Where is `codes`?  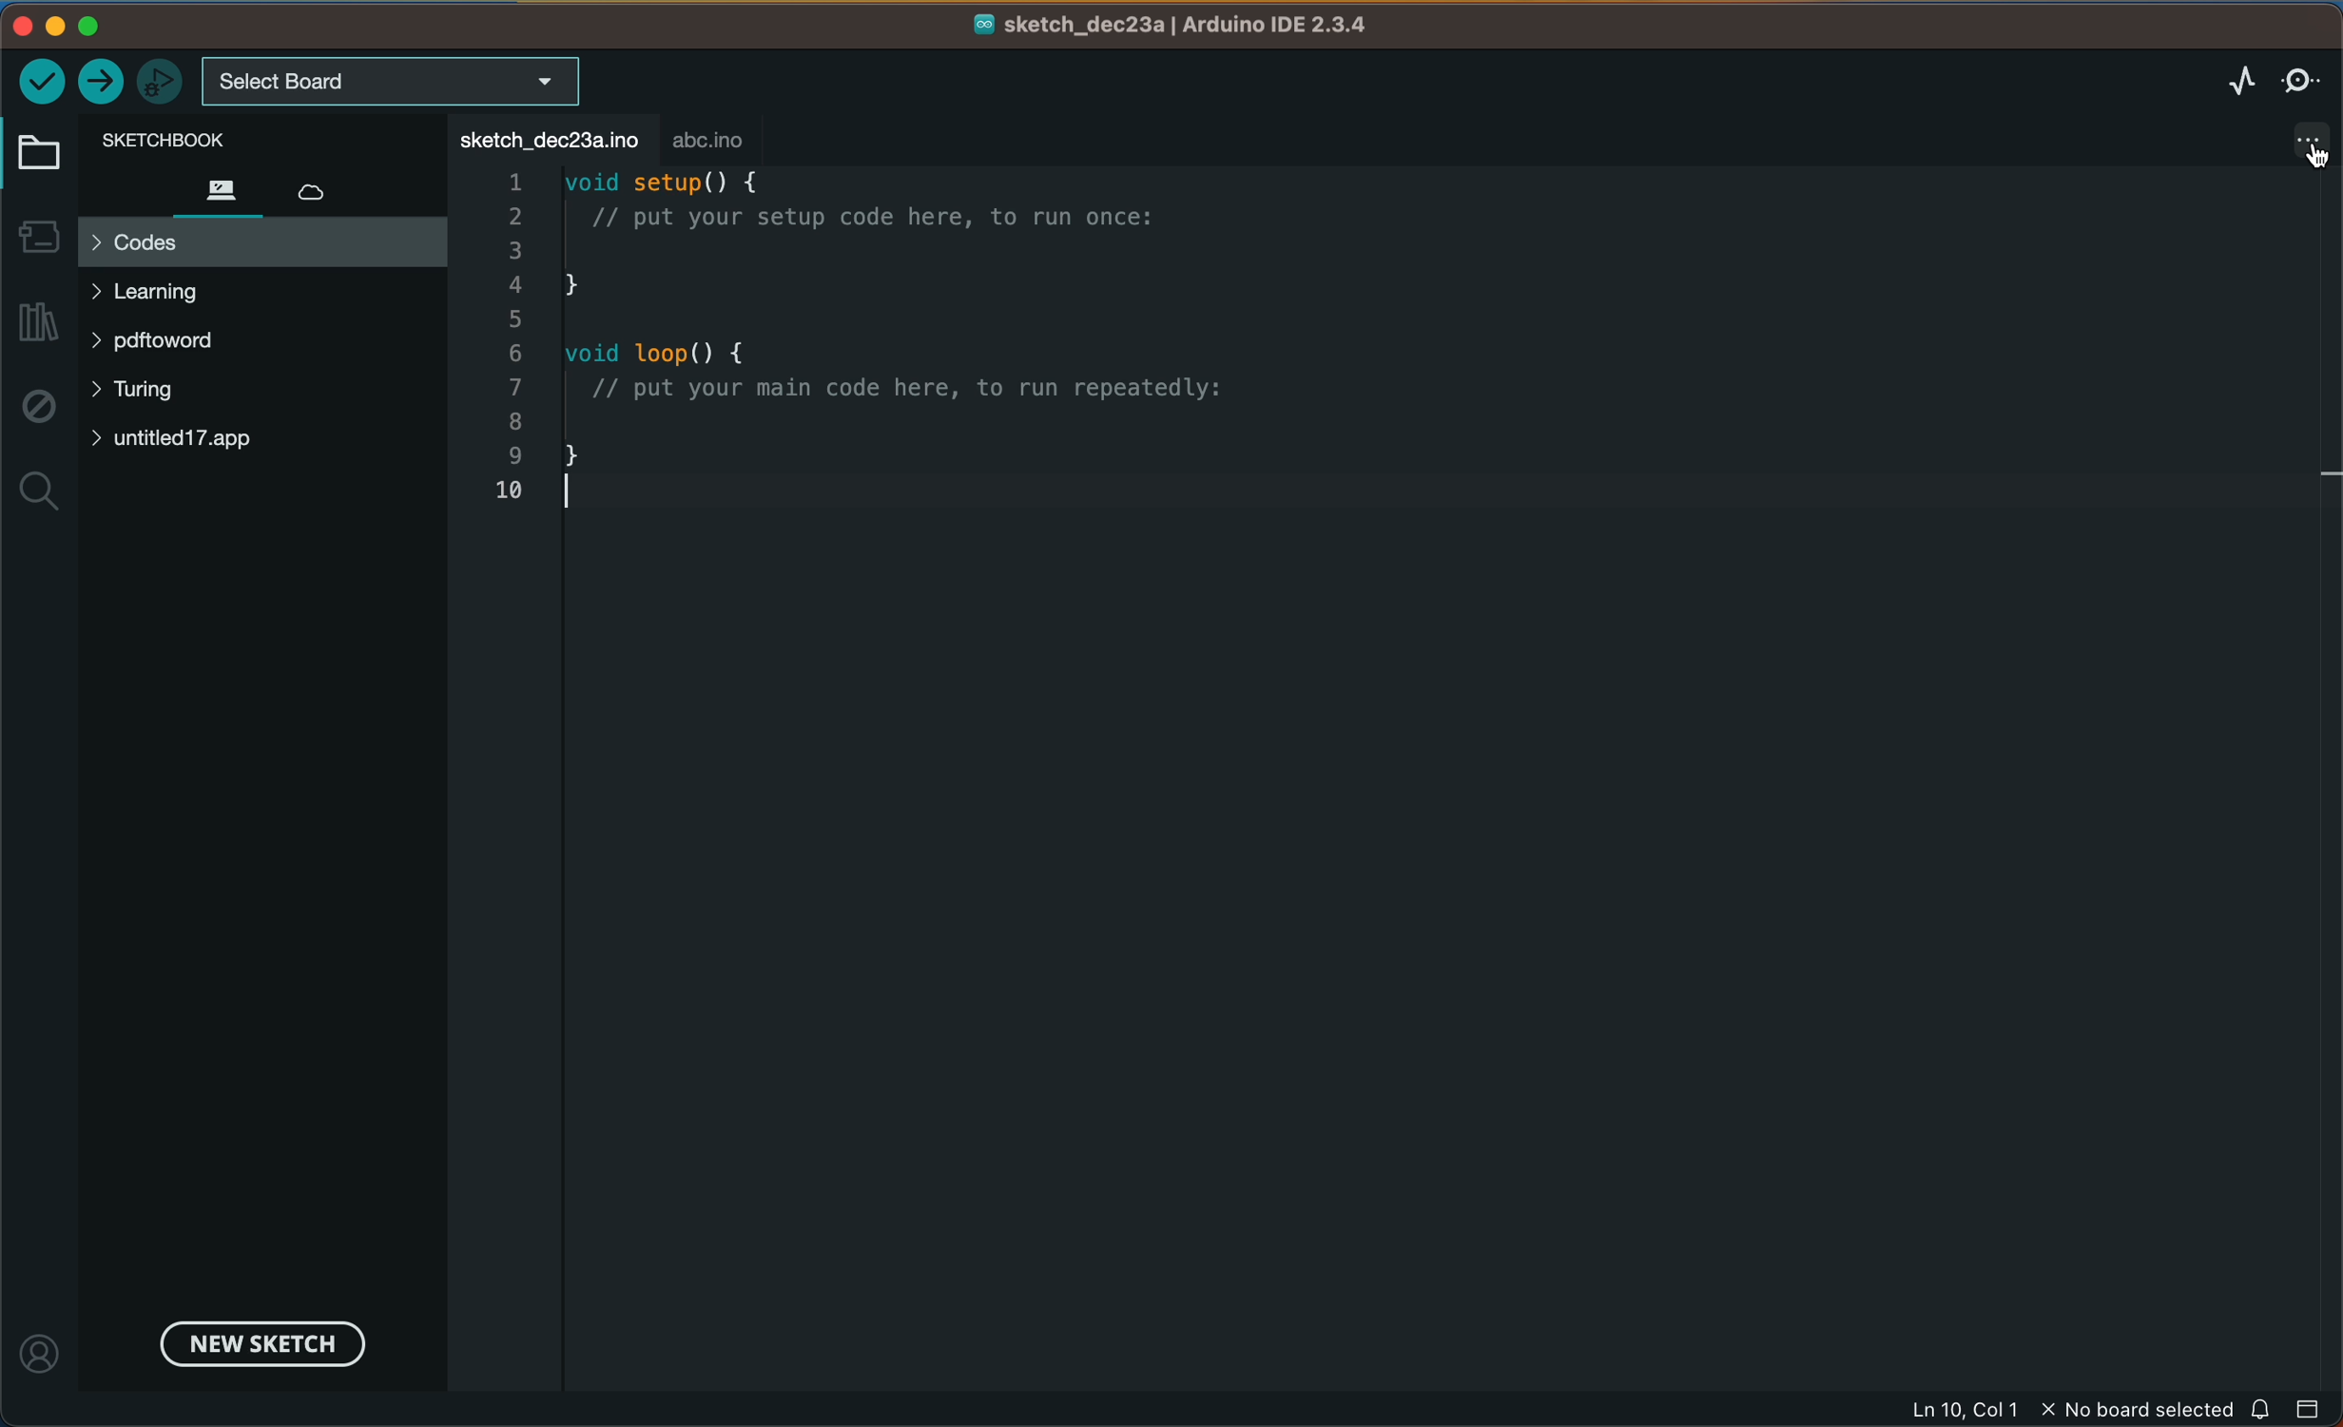 codes is located at coordinates (259, 237).